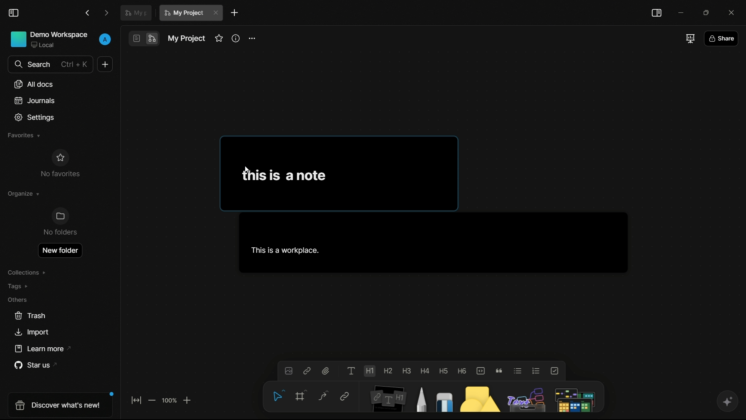 The image size is (746, 420). I want to click on tags, so click(19, 286).